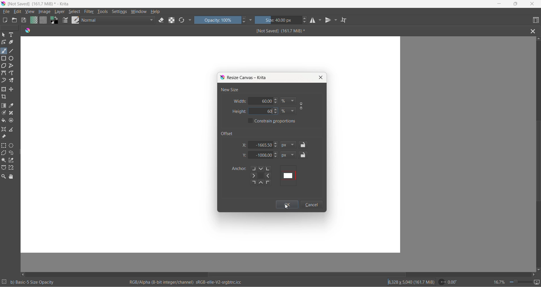 Image resolution: width=541 pixels, height=287 pixels. I want to click on colorize mask tool, so click(4, 113).